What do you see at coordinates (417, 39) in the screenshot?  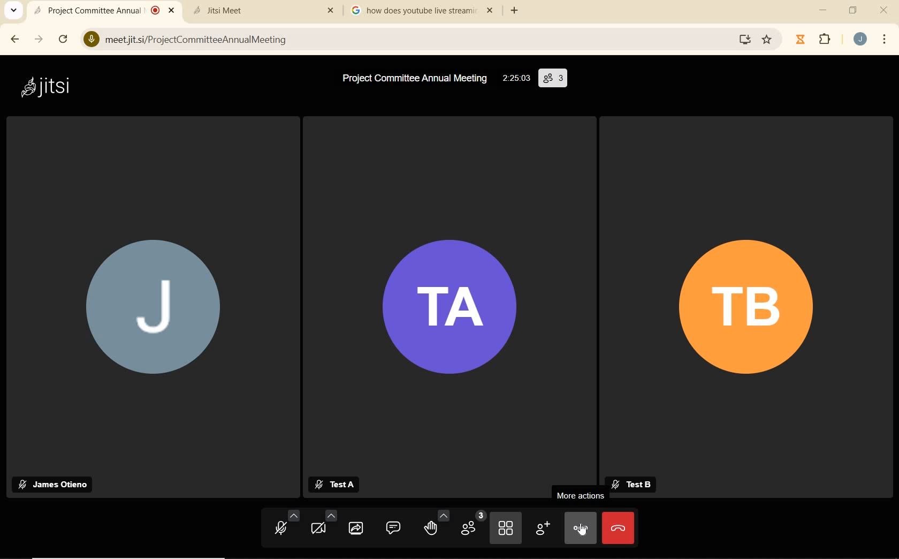 I see `address bar` at bounding box center [417, 39].